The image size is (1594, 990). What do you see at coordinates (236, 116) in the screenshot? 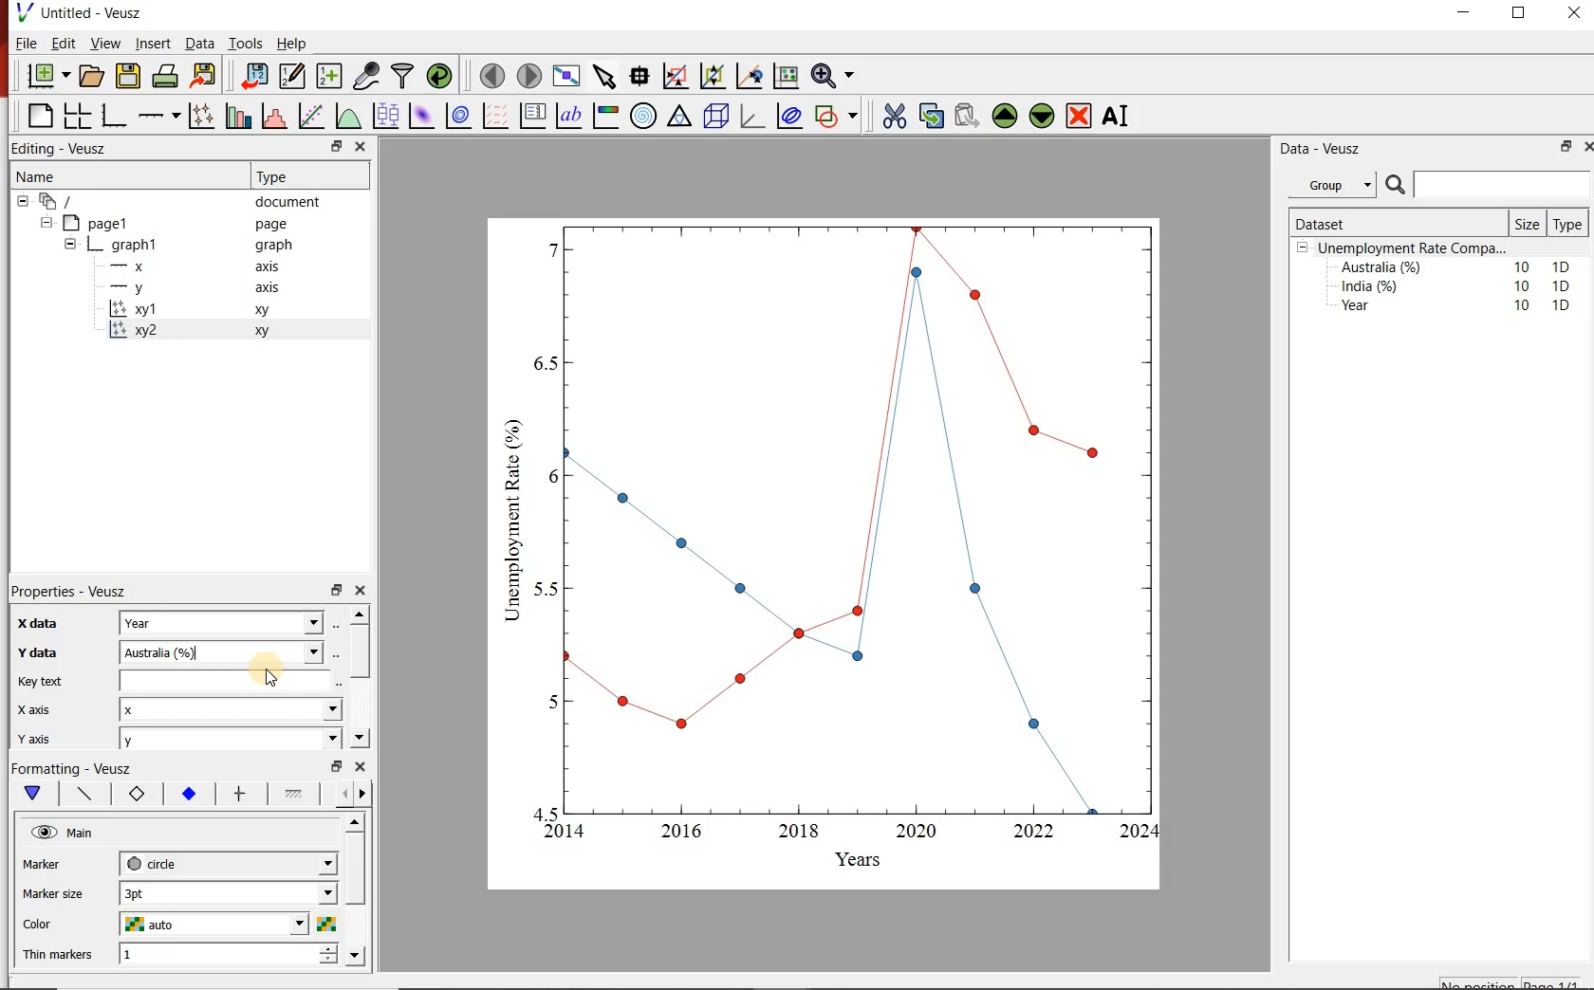
I see `bar graphs` at bounding box center [236, 116].